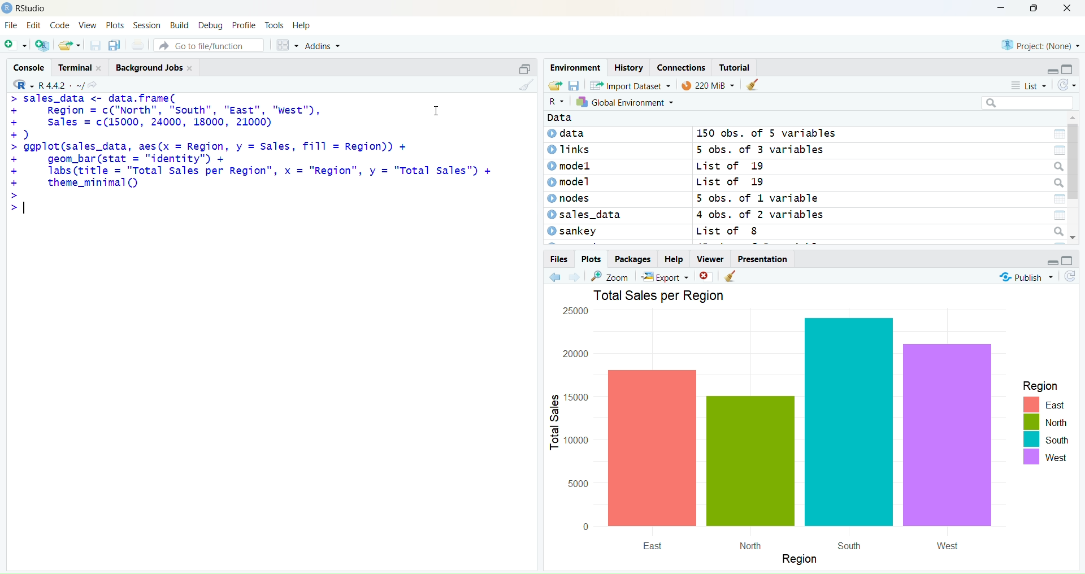  What do you see at coordinates (591, 259) in the screenshot?
I see `Plots` at bounding box center [591, 259].